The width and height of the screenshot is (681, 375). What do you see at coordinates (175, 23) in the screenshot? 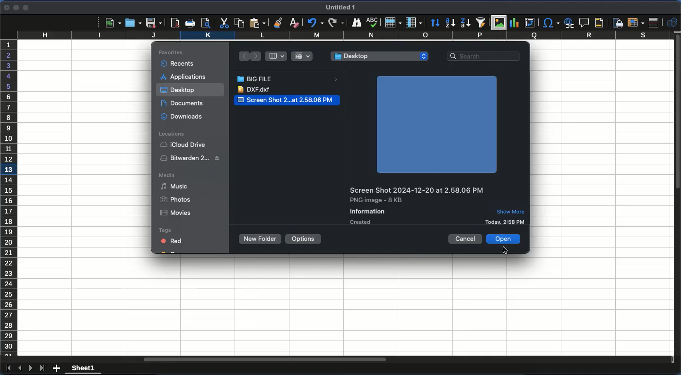
I see `pdf` at bounding box center [175, 23].